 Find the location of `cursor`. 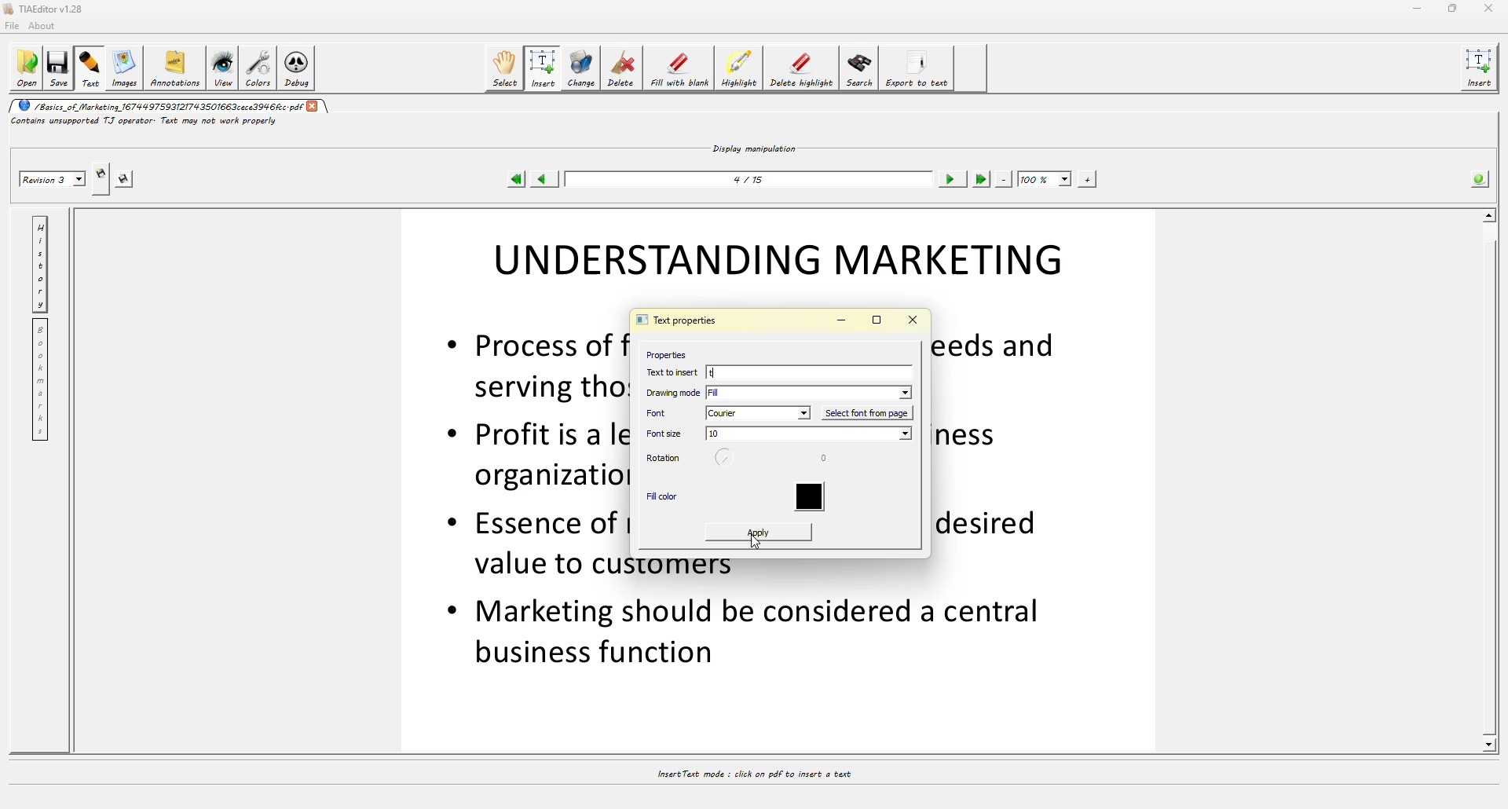

cursor is located at coordinates (759, 544).